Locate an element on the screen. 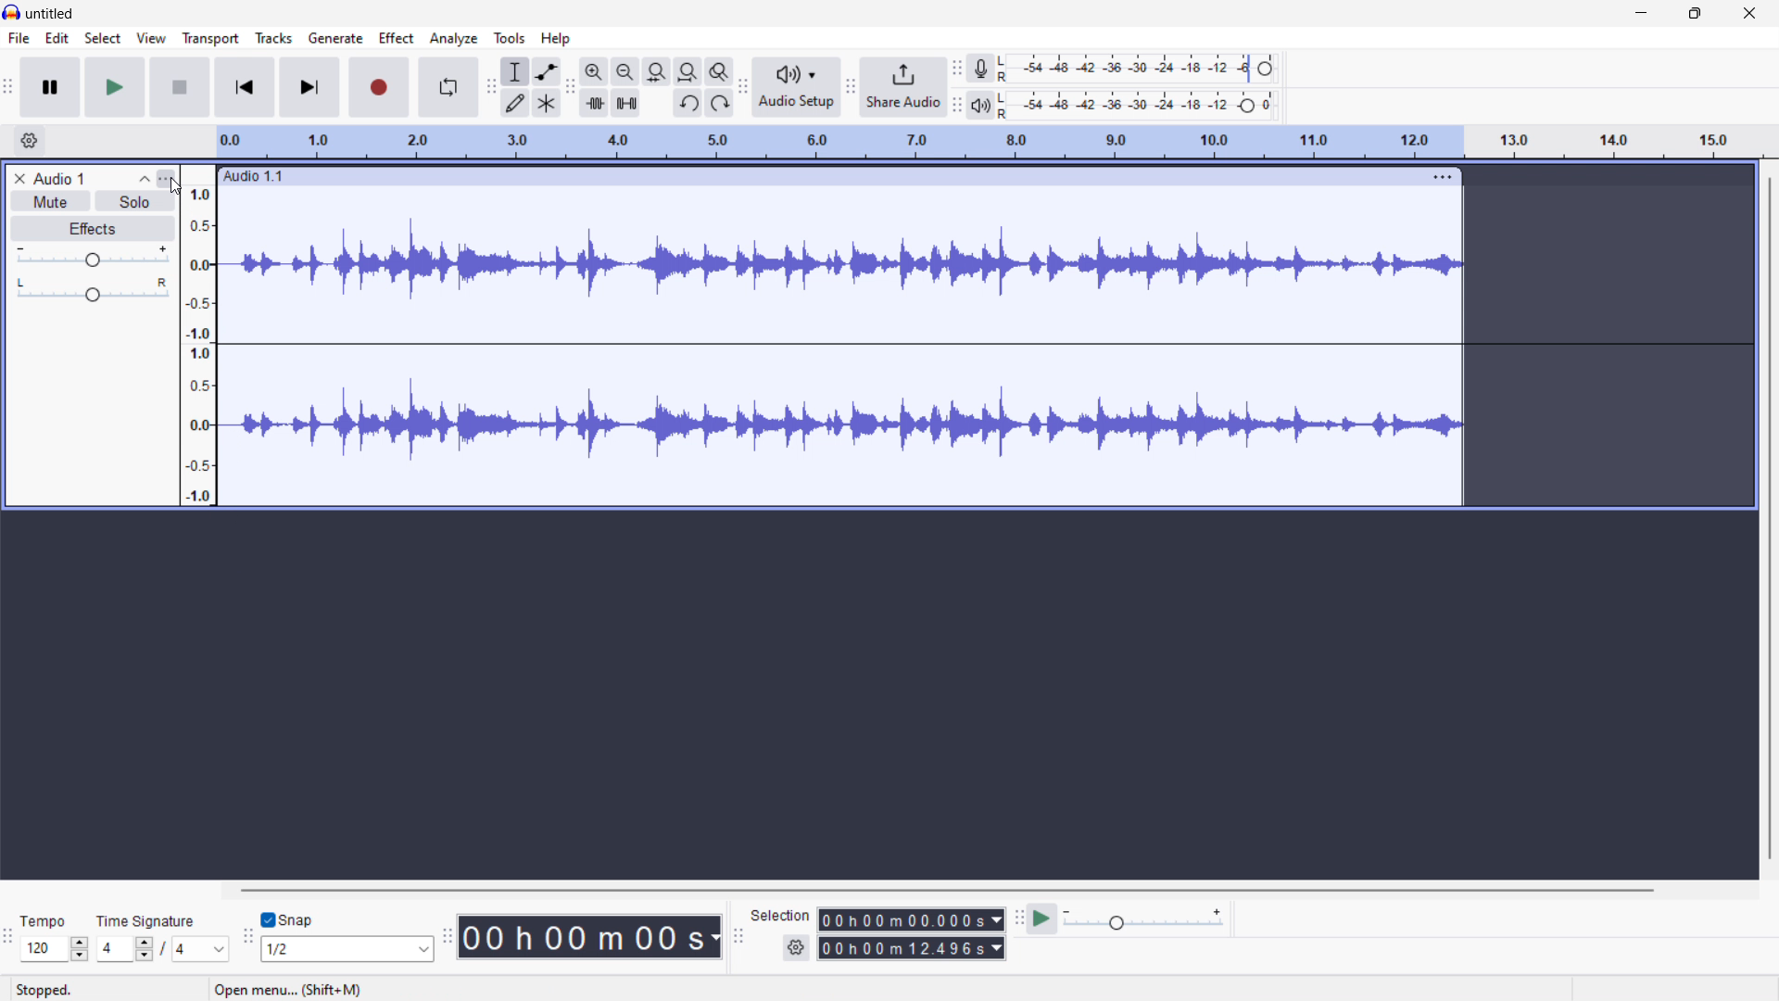  transport is located at coordinates (210, 38).